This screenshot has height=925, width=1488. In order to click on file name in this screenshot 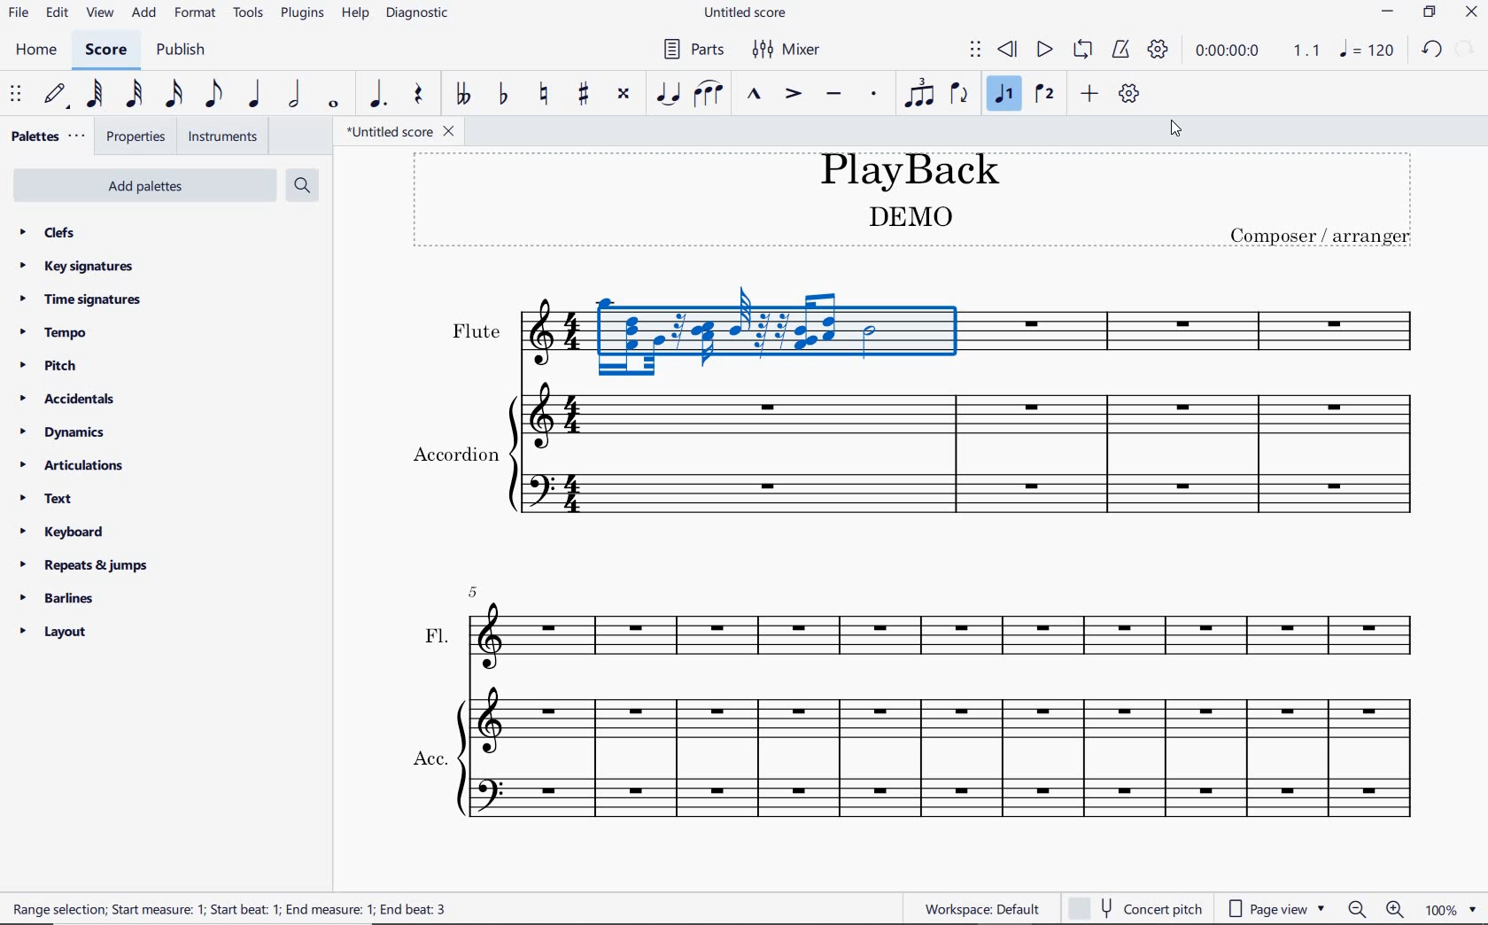, I will do `click(400, 131)`.